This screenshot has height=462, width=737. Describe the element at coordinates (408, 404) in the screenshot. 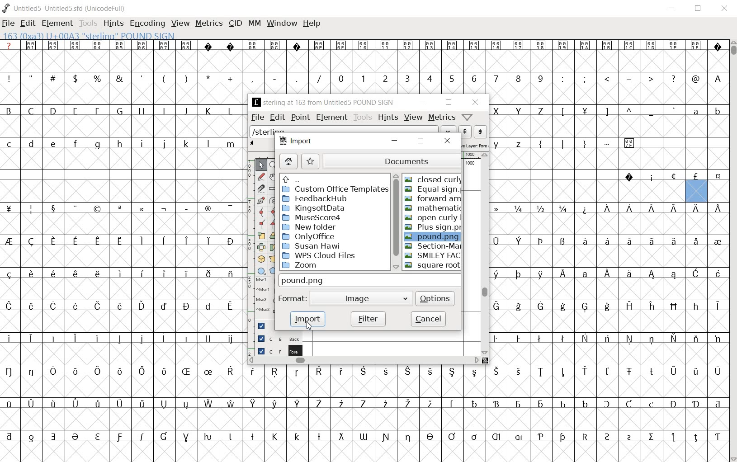

I see `Symbol` at that location.